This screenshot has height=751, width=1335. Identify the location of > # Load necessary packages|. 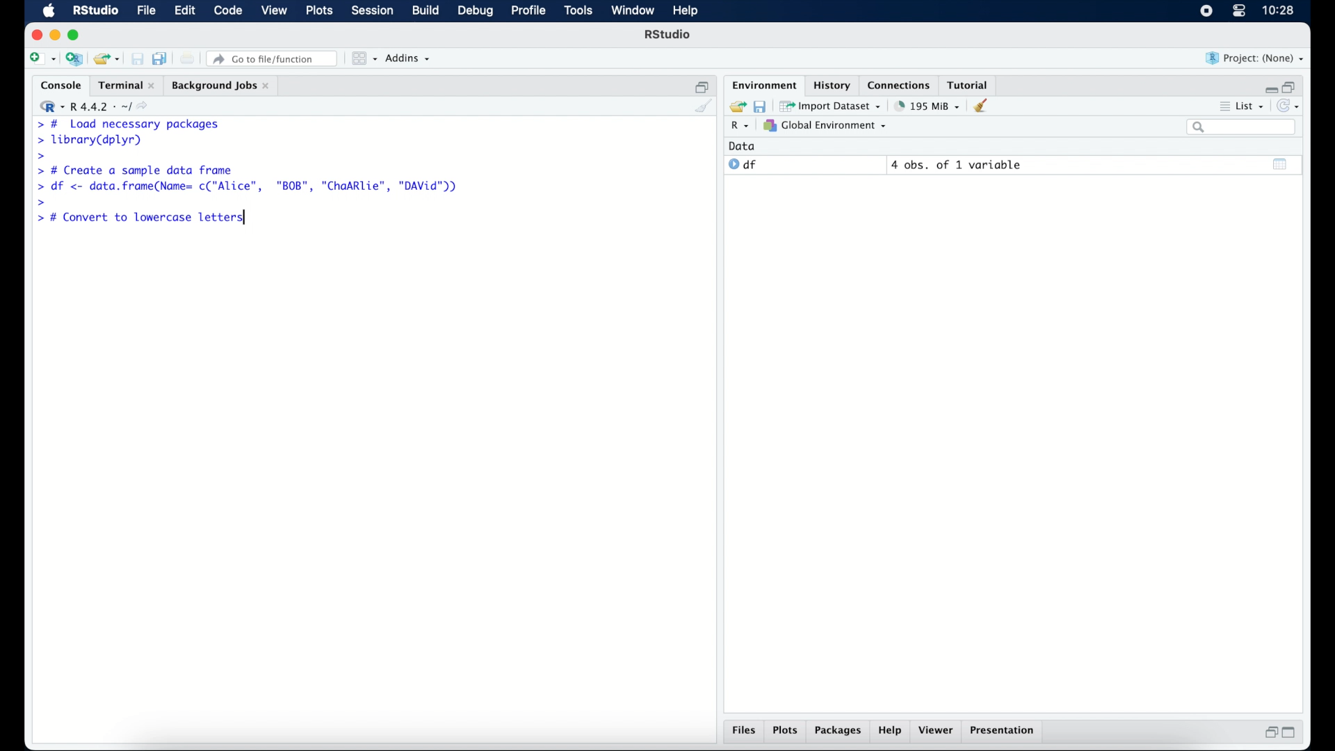
(127, 123).